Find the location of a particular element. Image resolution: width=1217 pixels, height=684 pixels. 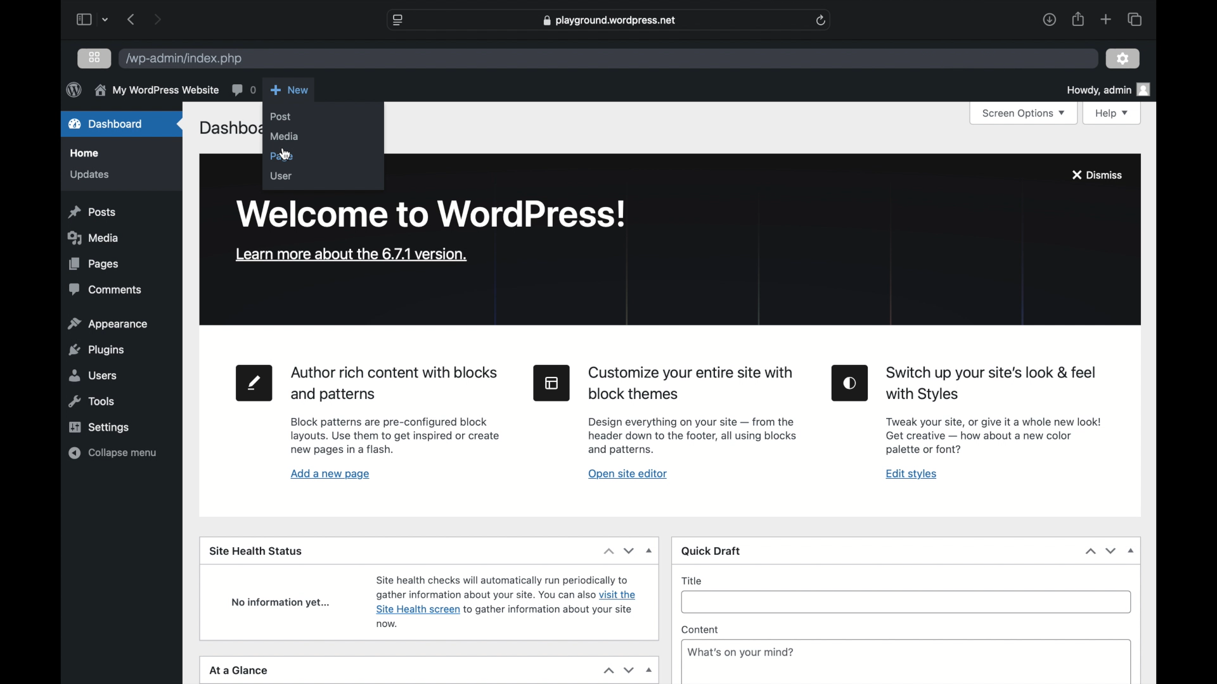

Page tool information is located at coordinates (396, 436).